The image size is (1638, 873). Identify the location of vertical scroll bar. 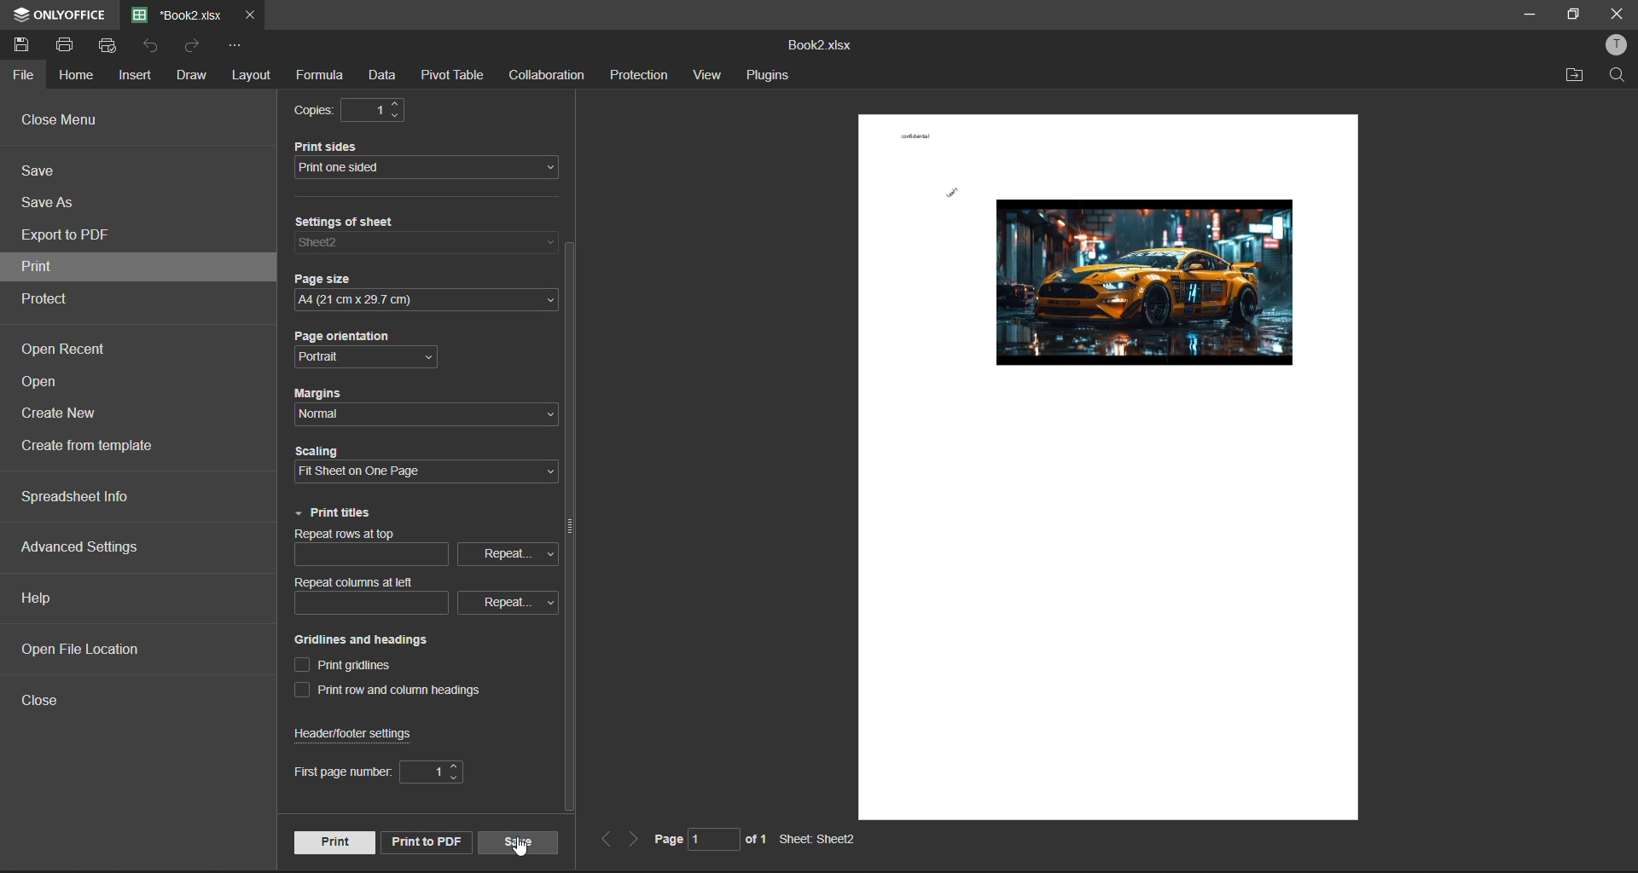
(569, 529).